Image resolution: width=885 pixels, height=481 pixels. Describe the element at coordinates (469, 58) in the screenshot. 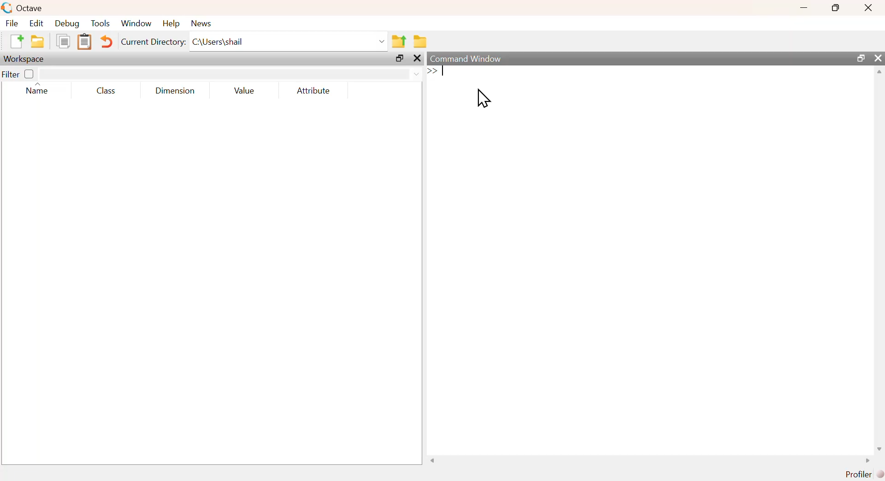

I see `command window` at that location.